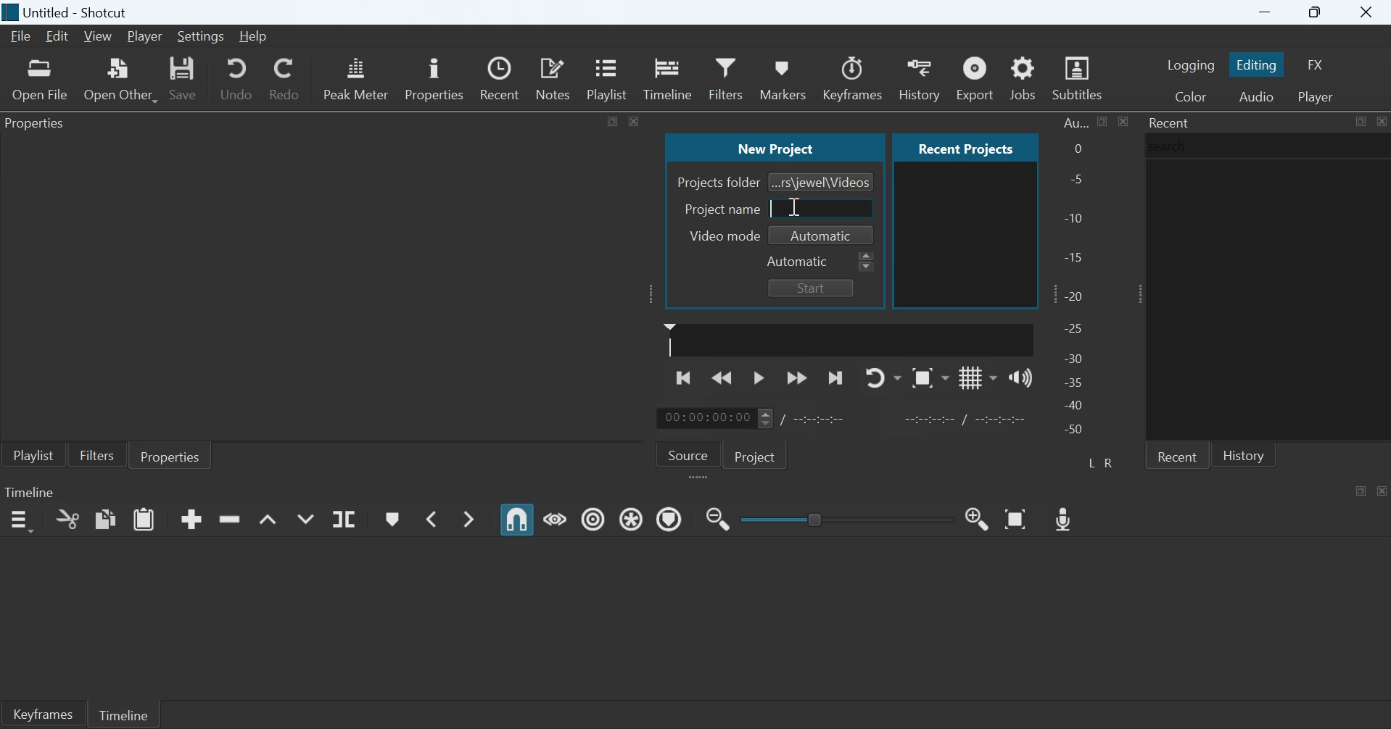 The width and height of the screenshot is (1391, 729). Describe the element at coordinates (1381, 121) in the screenshot. I see `Close` at that location.